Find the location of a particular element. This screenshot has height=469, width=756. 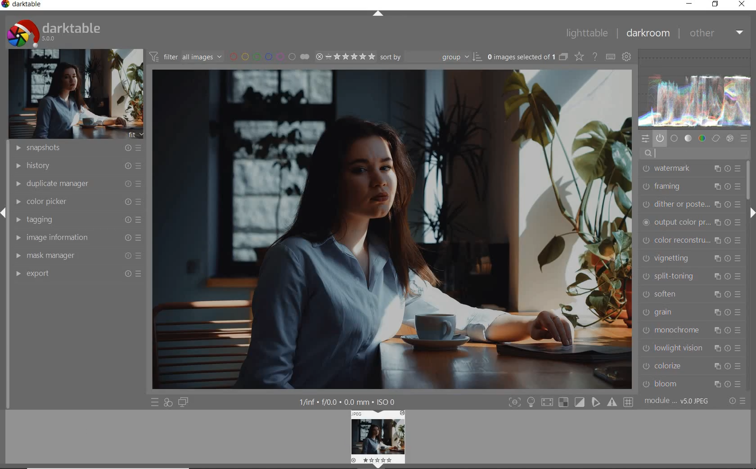

lighttable is located at coordinates (586, 34).